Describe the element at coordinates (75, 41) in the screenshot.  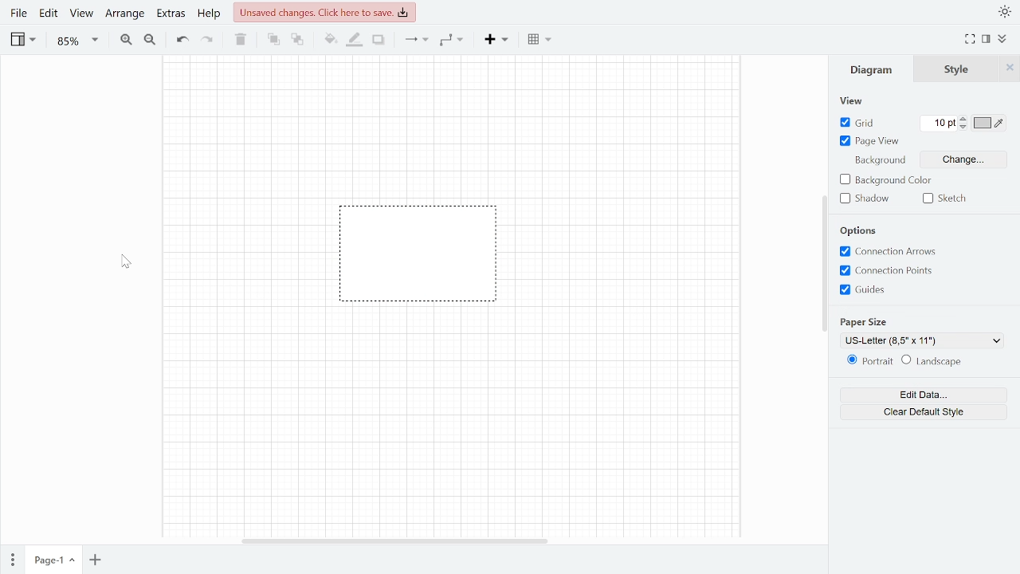
I see `Zoom` at that location.